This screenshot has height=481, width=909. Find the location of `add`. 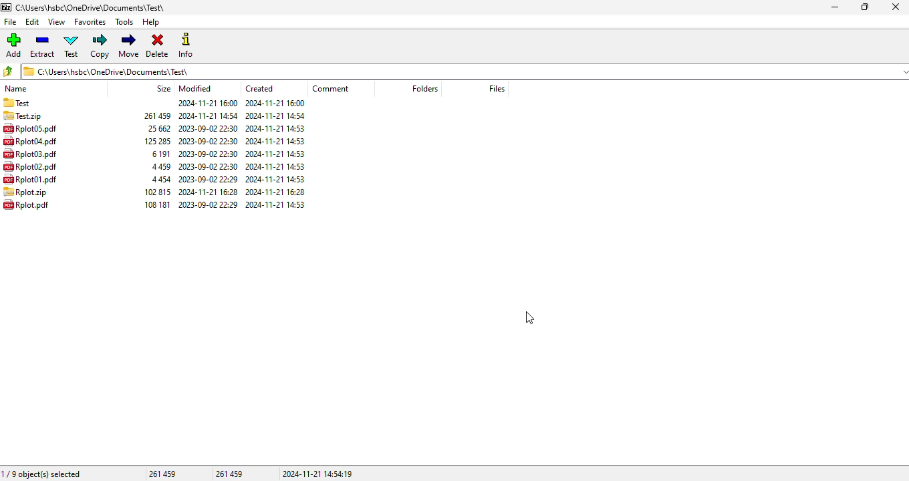

add is located at coordinates (14, 45).